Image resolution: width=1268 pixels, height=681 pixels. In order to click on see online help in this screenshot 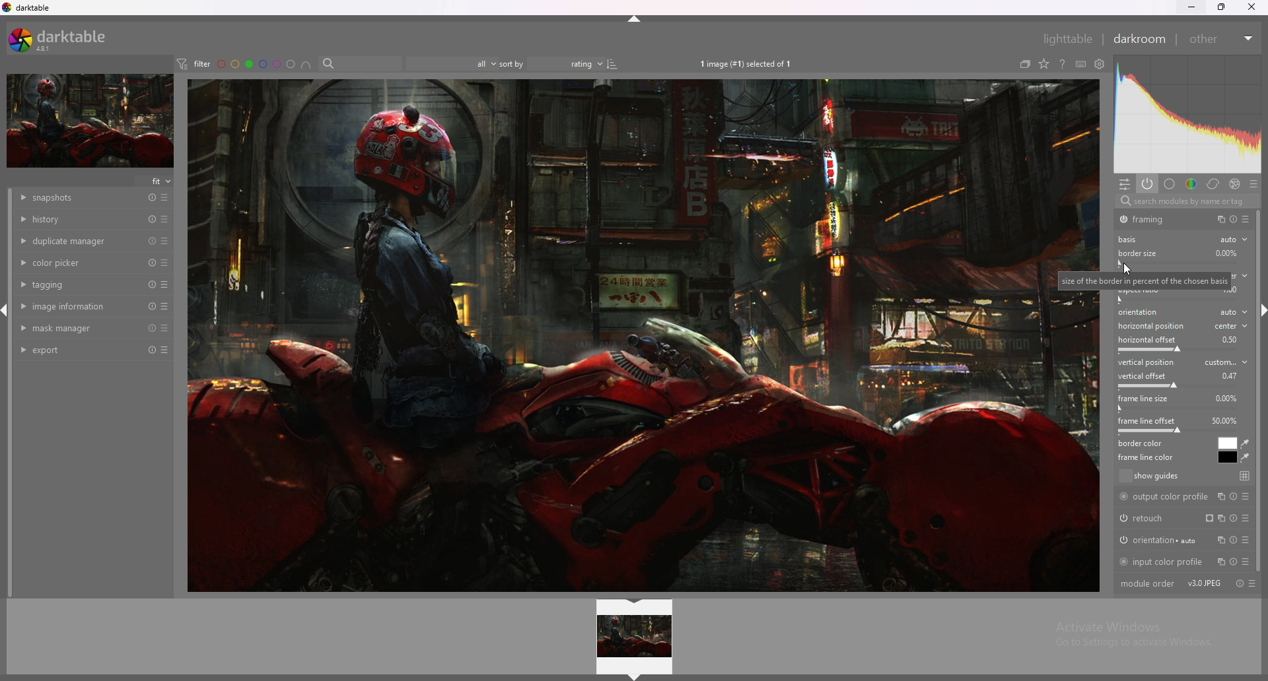, I will do `click(1063, 63)`.